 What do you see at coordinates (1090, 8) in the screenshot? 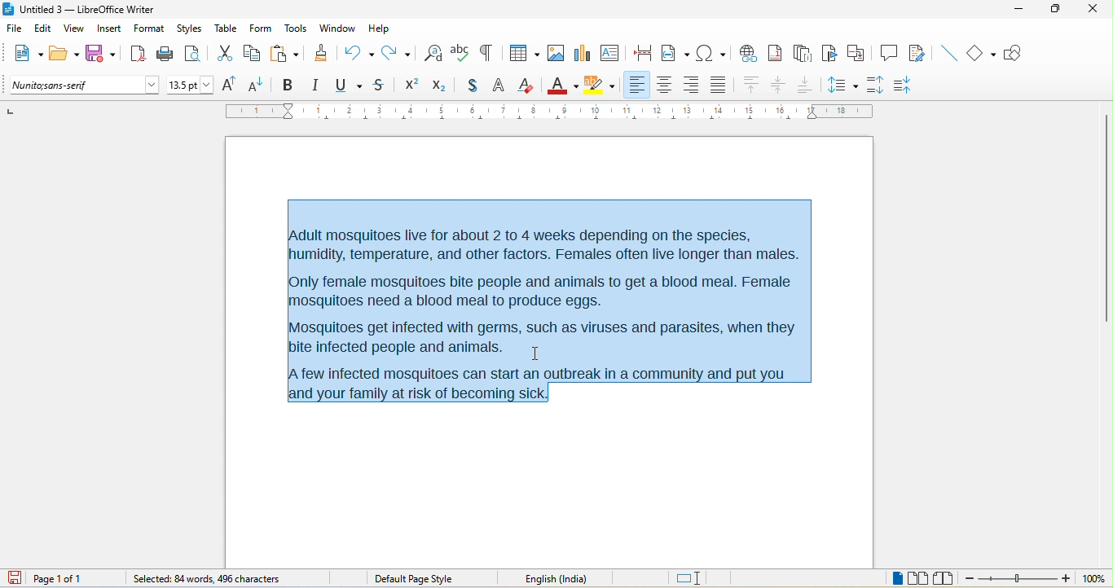
I see `close` at bounding box center [1090, 8].